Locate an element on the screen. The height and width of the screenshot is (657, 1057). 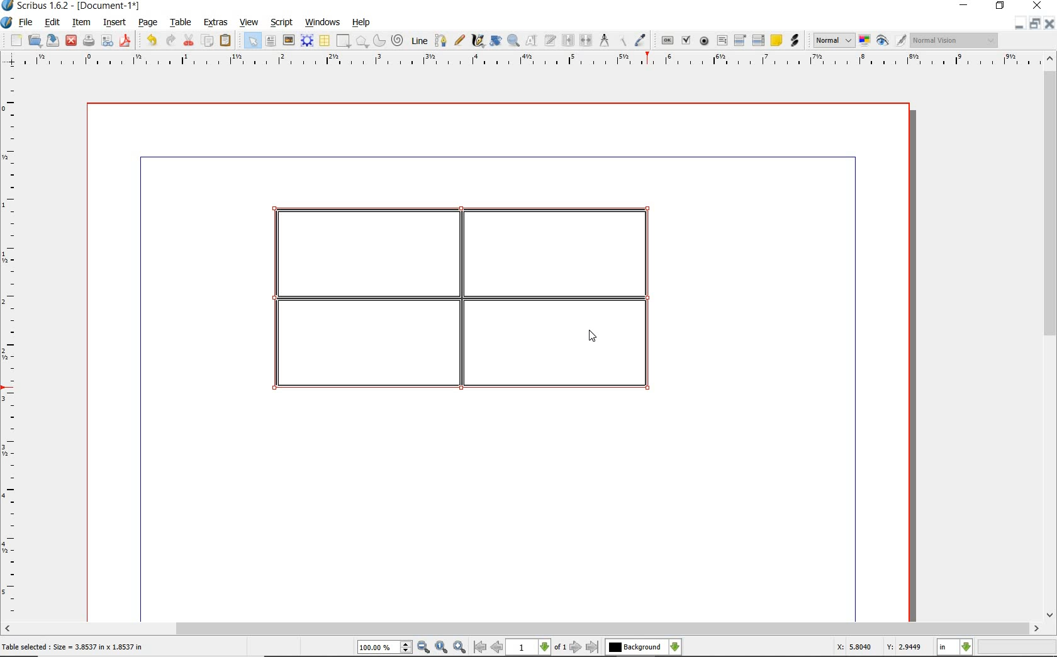
bezier curve is located at coordinates (440, 40).